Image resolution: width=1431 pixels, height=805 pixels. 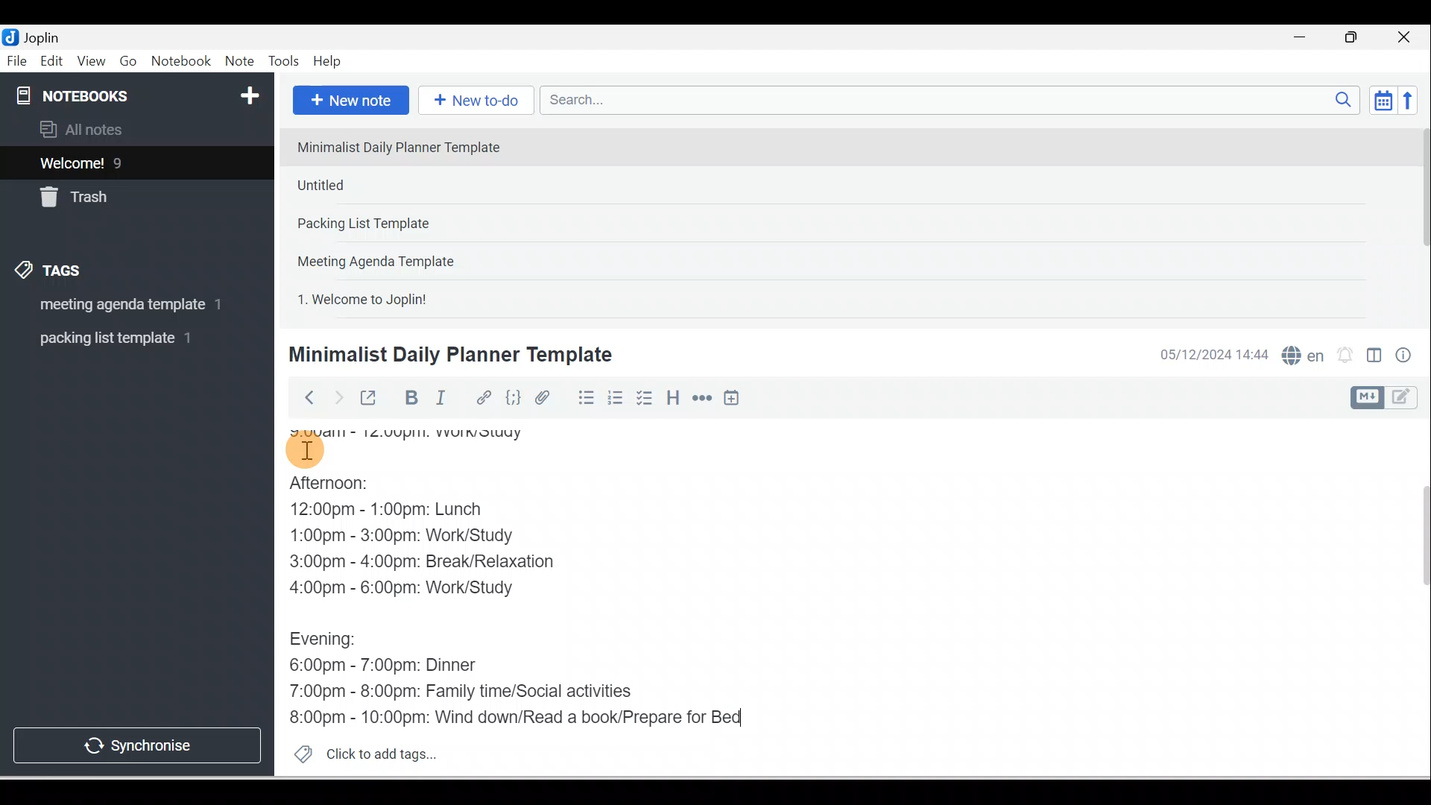 I want to click on Toggle editors, so click(x=1374, y=358).